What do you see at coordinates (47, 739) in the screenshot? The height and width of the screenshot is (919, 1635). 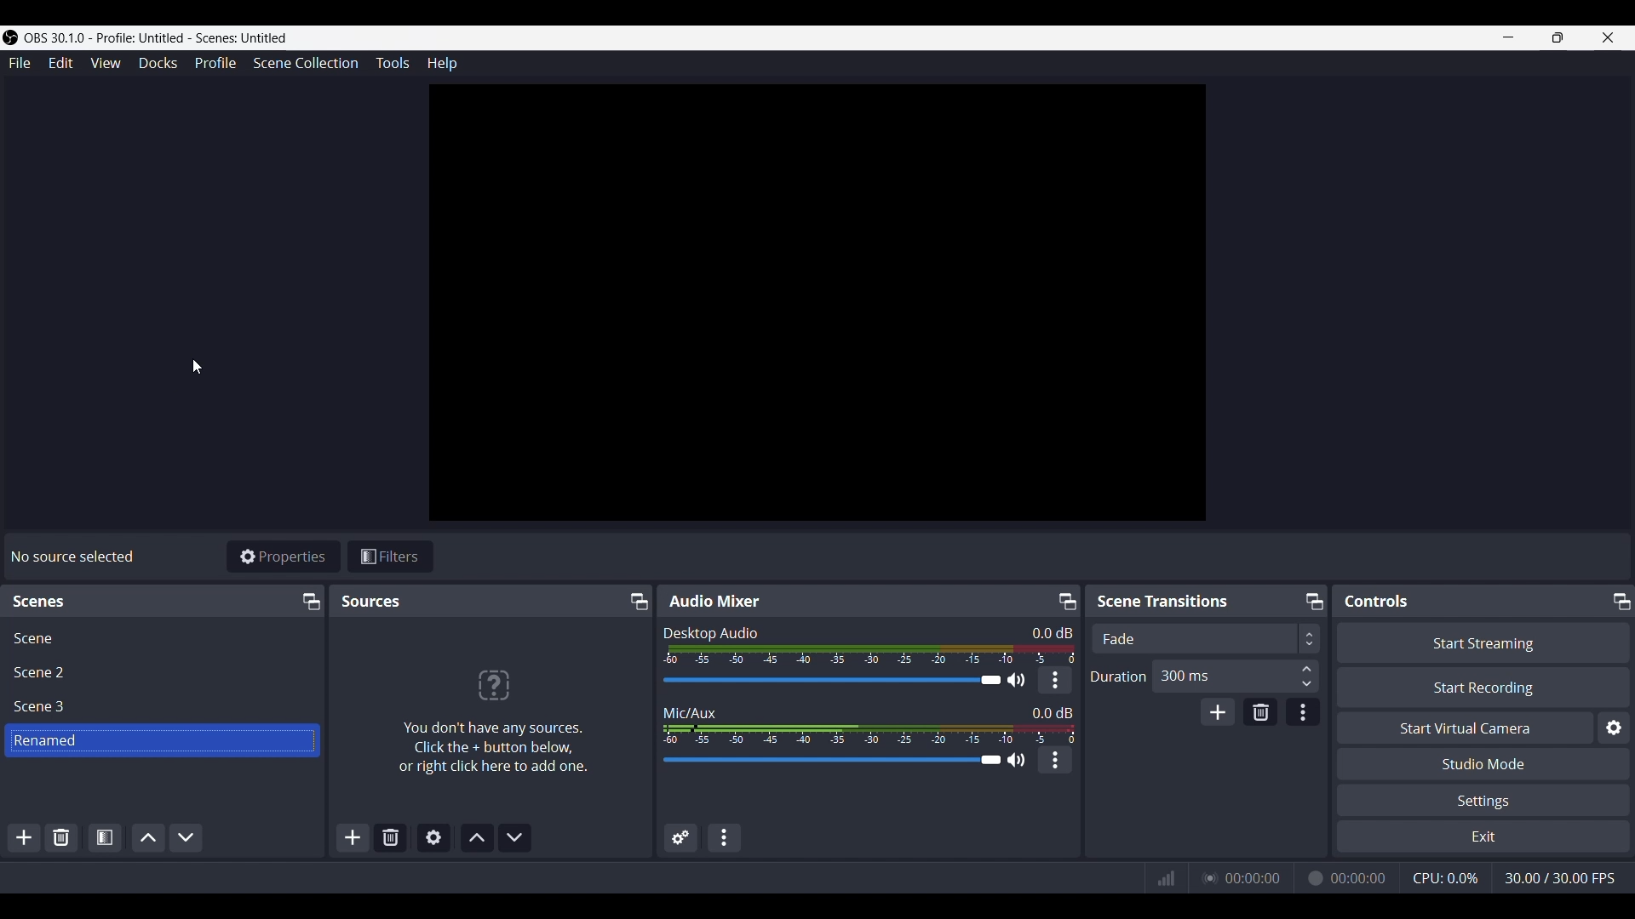 I see `Renamed` at bounding box center [47, 739].